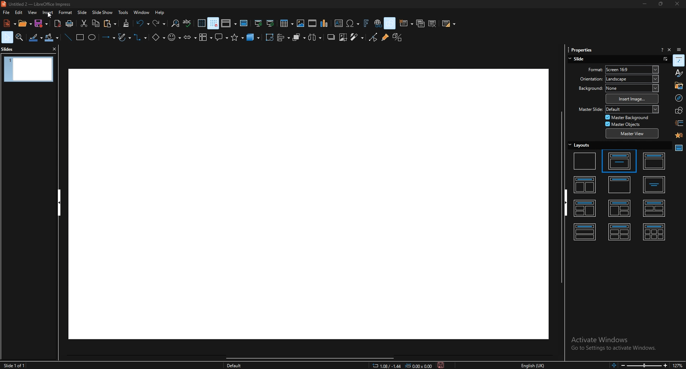 This screenshot has height=369, width=686. What do you see at coordinates (338, 24) in the screenshot?
I see `insert text box` at bounding box center [338, 24].